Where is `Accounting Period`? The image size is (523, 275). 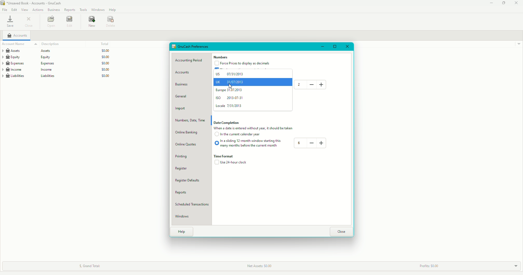 Accounting Period is located at coordinates (191, 60).